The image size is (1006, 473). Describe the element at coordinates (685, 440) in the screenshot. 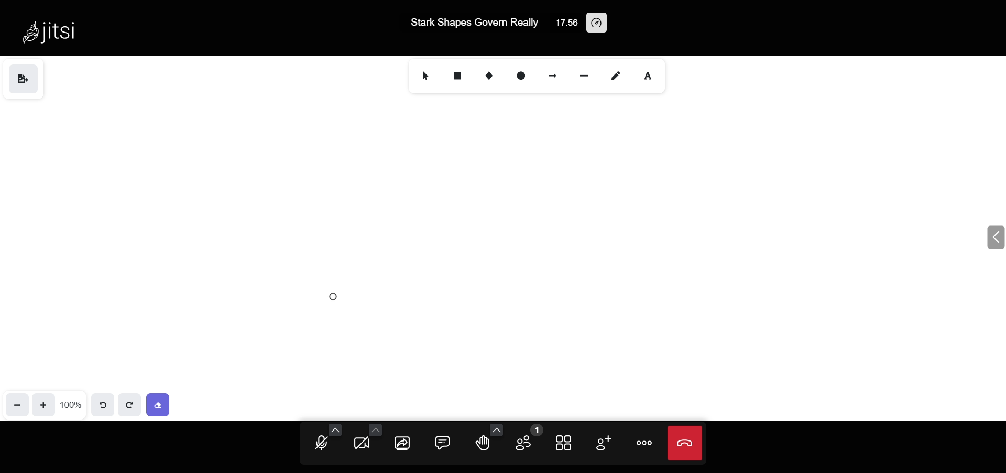

I see `leave call` at that location.